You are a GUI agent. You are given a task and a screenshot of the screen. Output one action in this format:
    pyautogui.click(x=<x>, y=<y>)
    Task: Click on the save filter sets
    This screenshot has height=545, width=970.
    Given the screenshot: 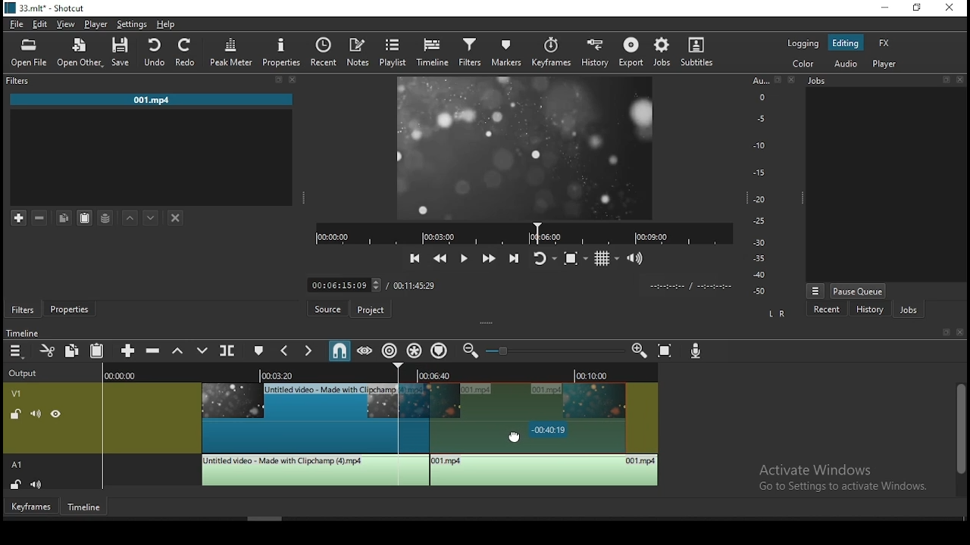 What is the action you would take?
    pyautogui.click(x=108, y=220)
    